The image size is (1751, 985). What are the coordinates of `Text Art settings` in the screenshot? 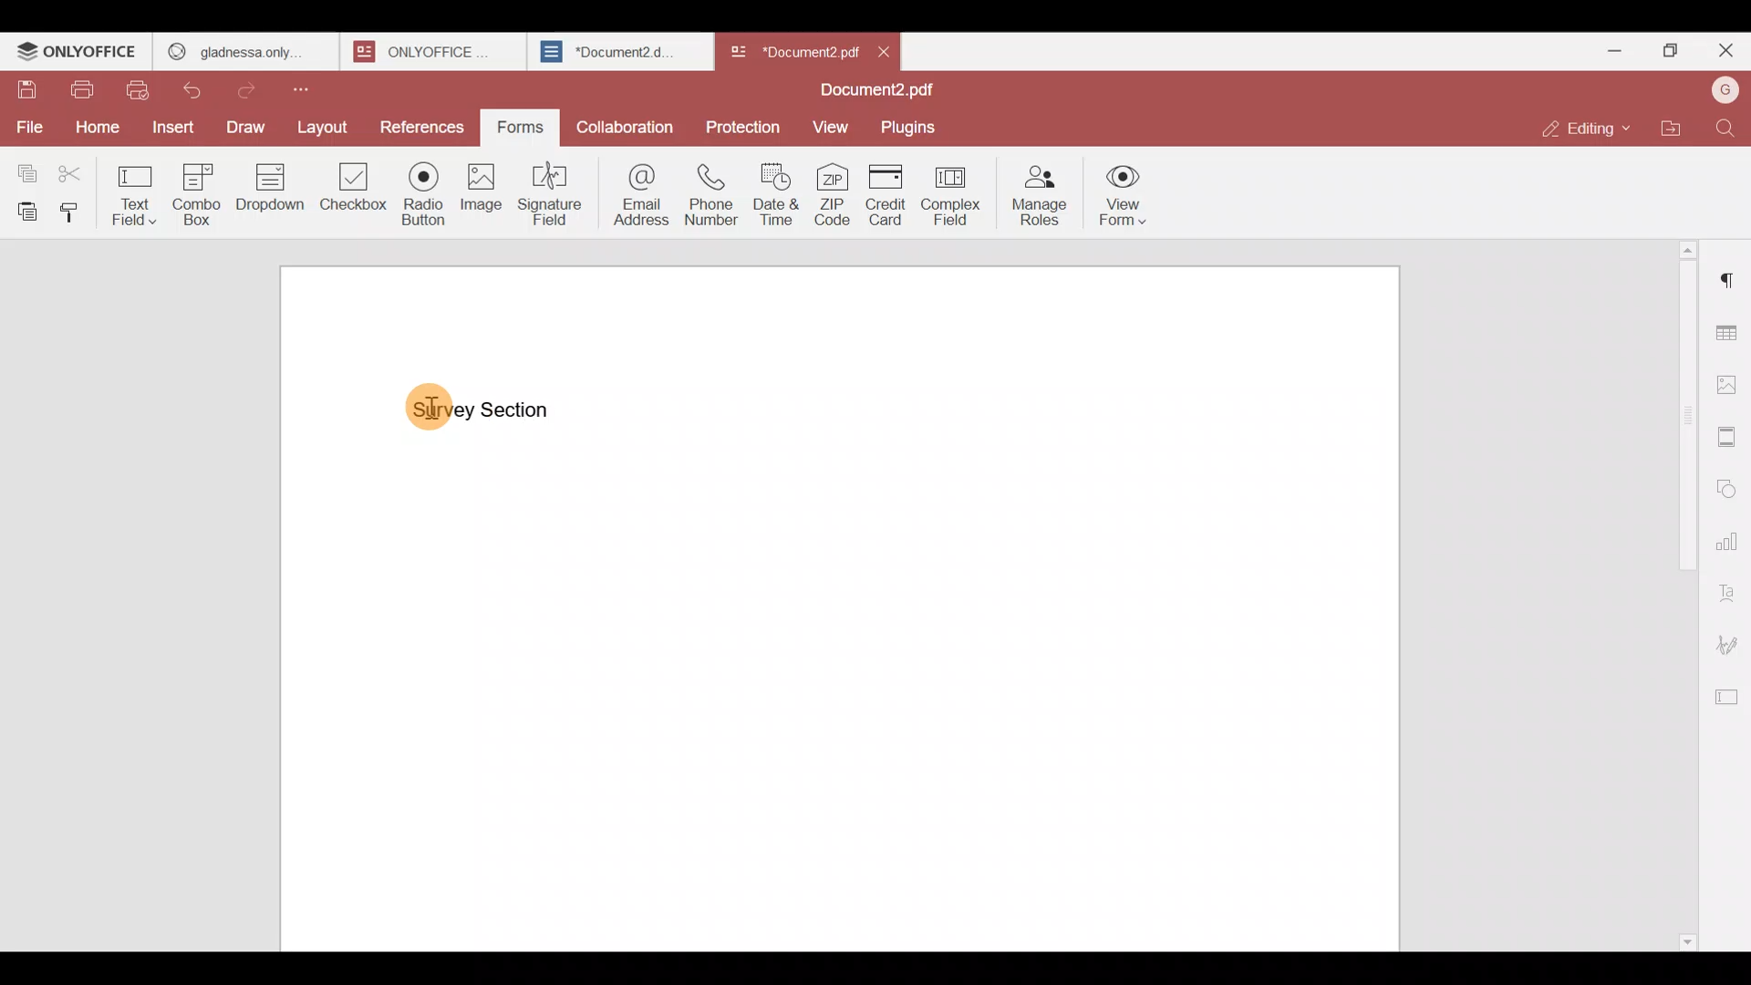 It's located at (1730, 590).